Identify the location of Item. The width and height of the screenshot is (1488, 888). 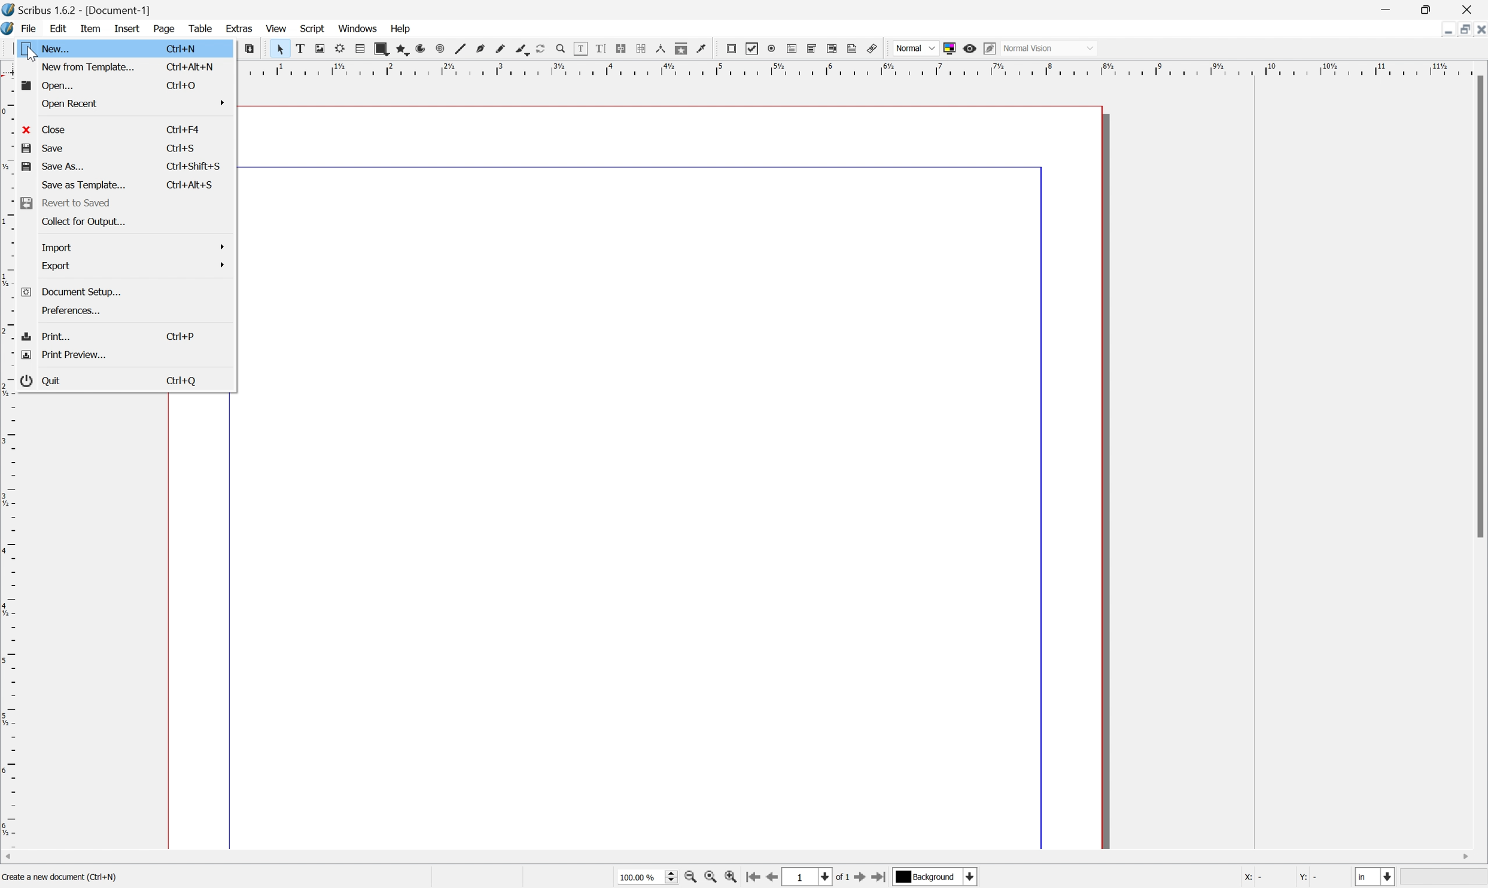
(94, 29).